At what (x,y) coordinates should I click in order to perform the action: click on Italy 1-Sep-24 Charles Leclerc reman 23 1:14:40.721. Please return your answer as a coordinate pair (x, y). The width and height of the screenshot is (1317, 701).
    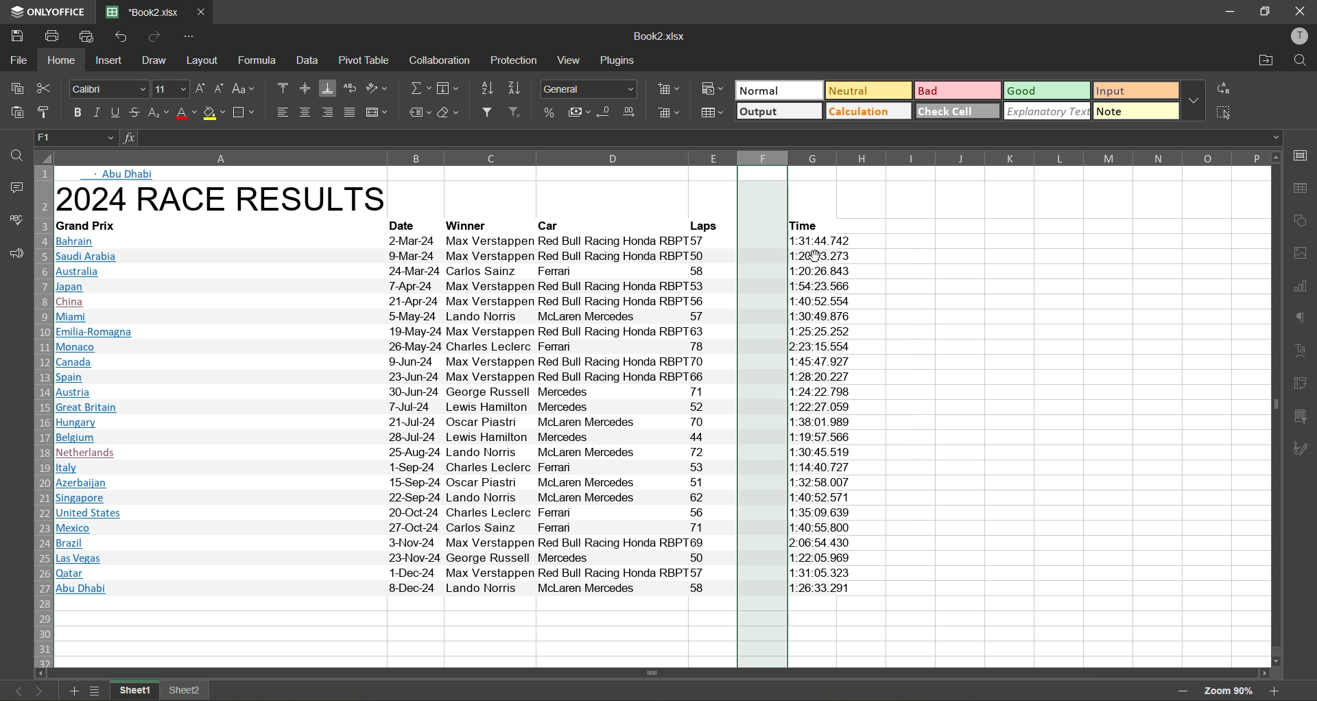
    Looking at the image, I should click on (390, 468).